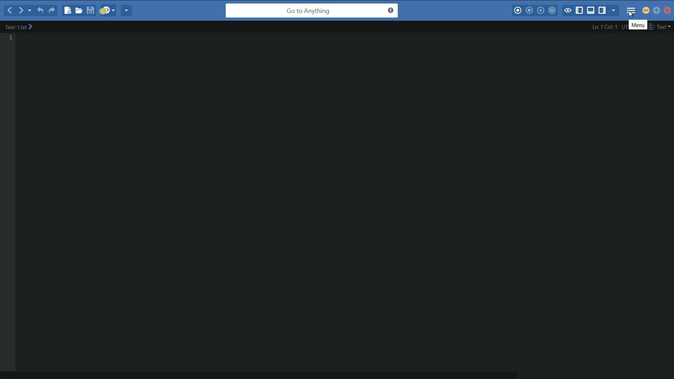 The image size is (674, 379). What do you see at coordinates (645, 10) in the screenshot?
I see `minimize` at bounding box center [645, 10].